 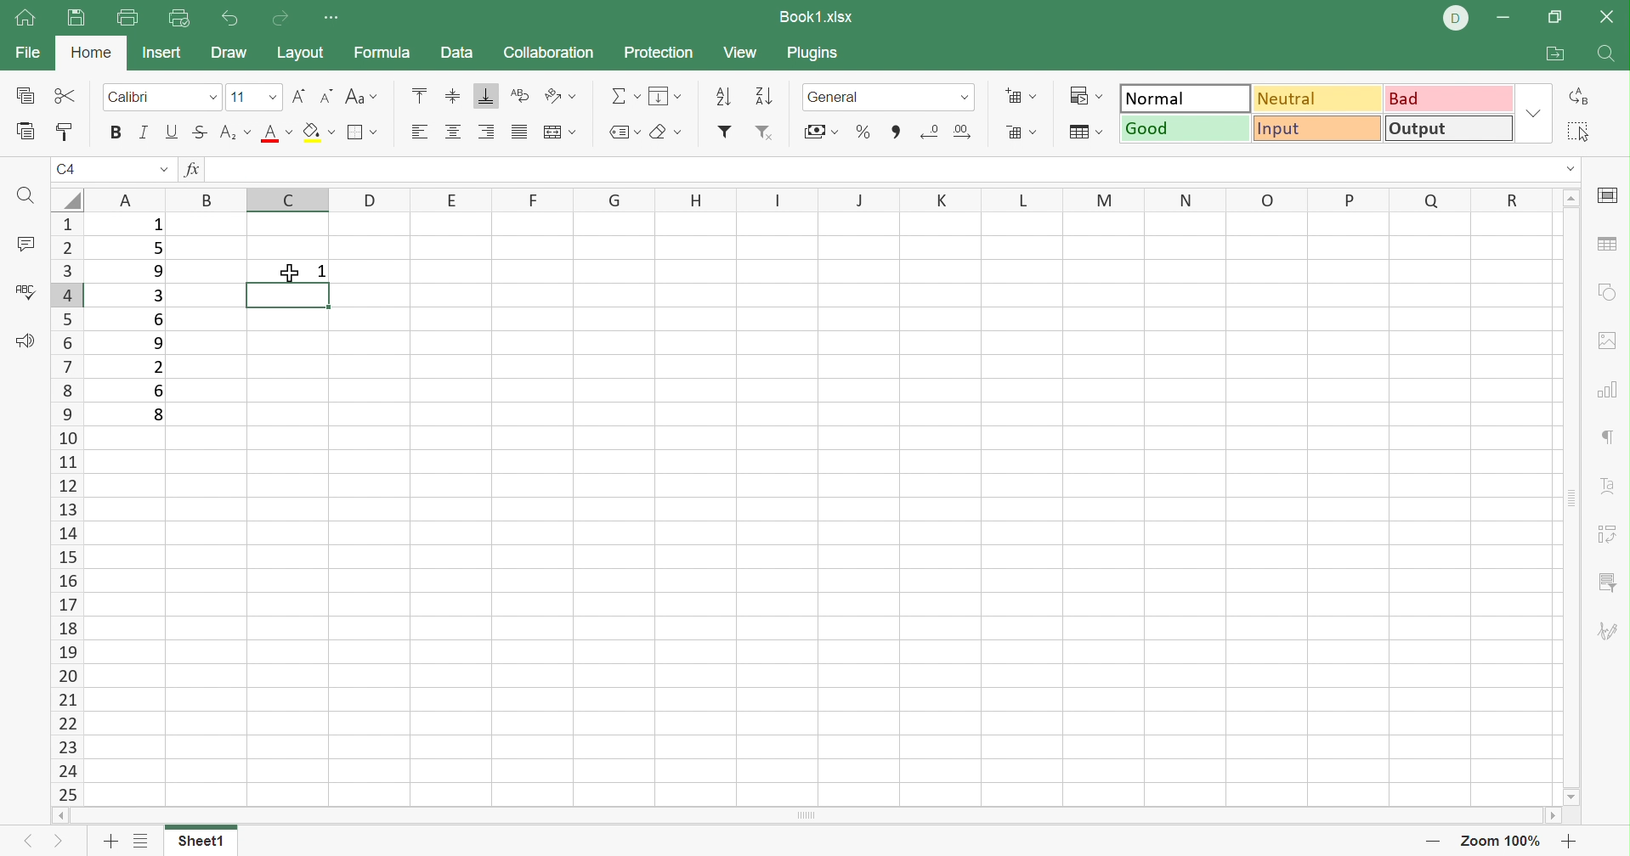 I want to click on 9, so click(x=151, y=344).